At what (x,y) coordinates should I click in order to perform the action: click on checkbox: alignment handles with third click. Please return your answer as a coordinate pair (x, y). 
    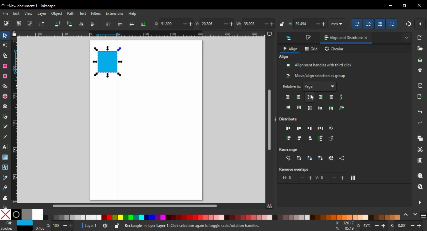
    Looking at the image, I should click on (319, 65).